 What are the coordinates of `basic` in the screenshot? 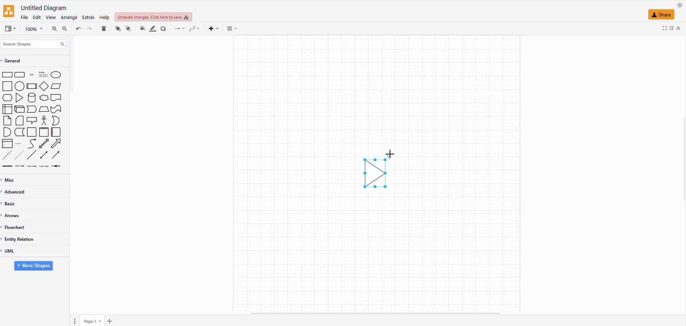 It's located at (12, 205).